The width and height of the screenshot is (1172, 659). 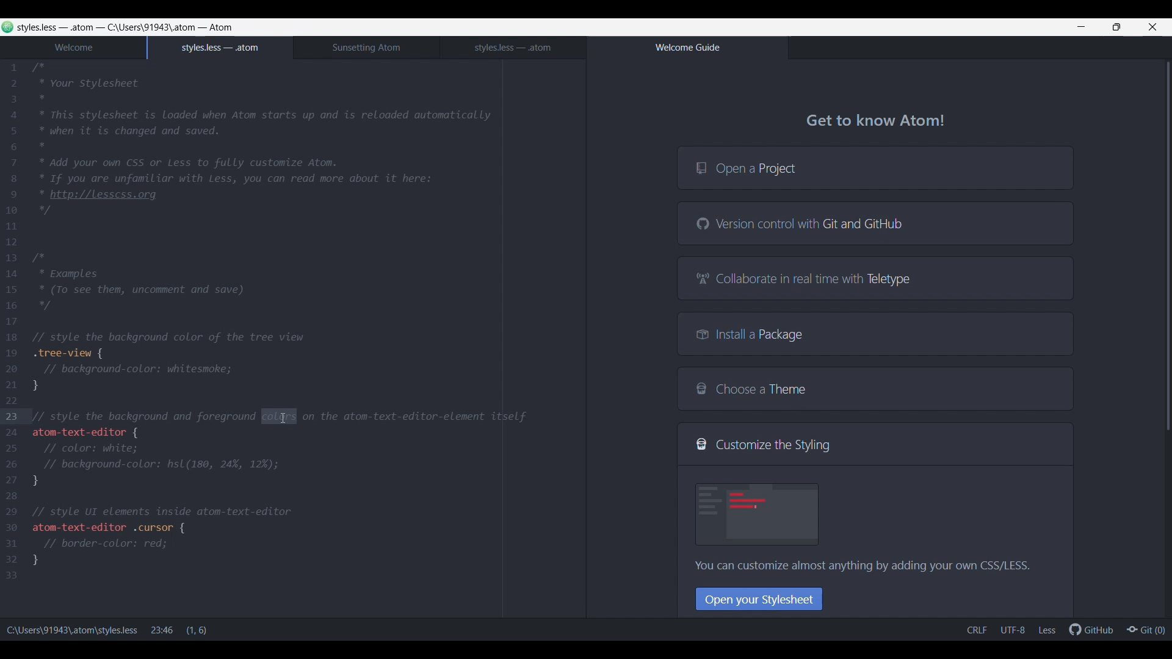 I want to click on directory path, so click(x=152, y=27).